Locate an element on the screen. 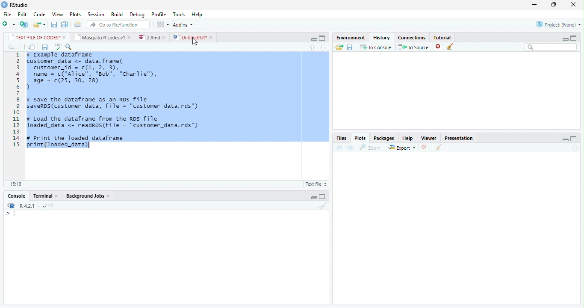 The width and height of the screenshot is (584, 308). Edit is located at coordinates (22, 15).